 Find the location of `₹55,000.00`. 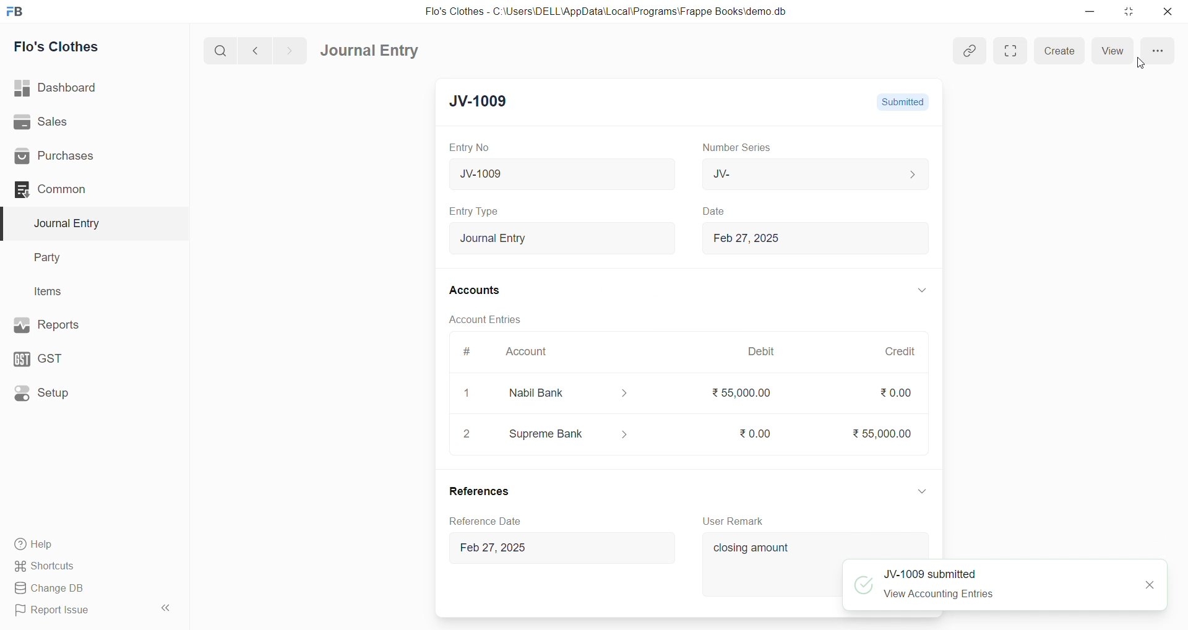

₹55,000.00 is located at coordinates (879, 434).